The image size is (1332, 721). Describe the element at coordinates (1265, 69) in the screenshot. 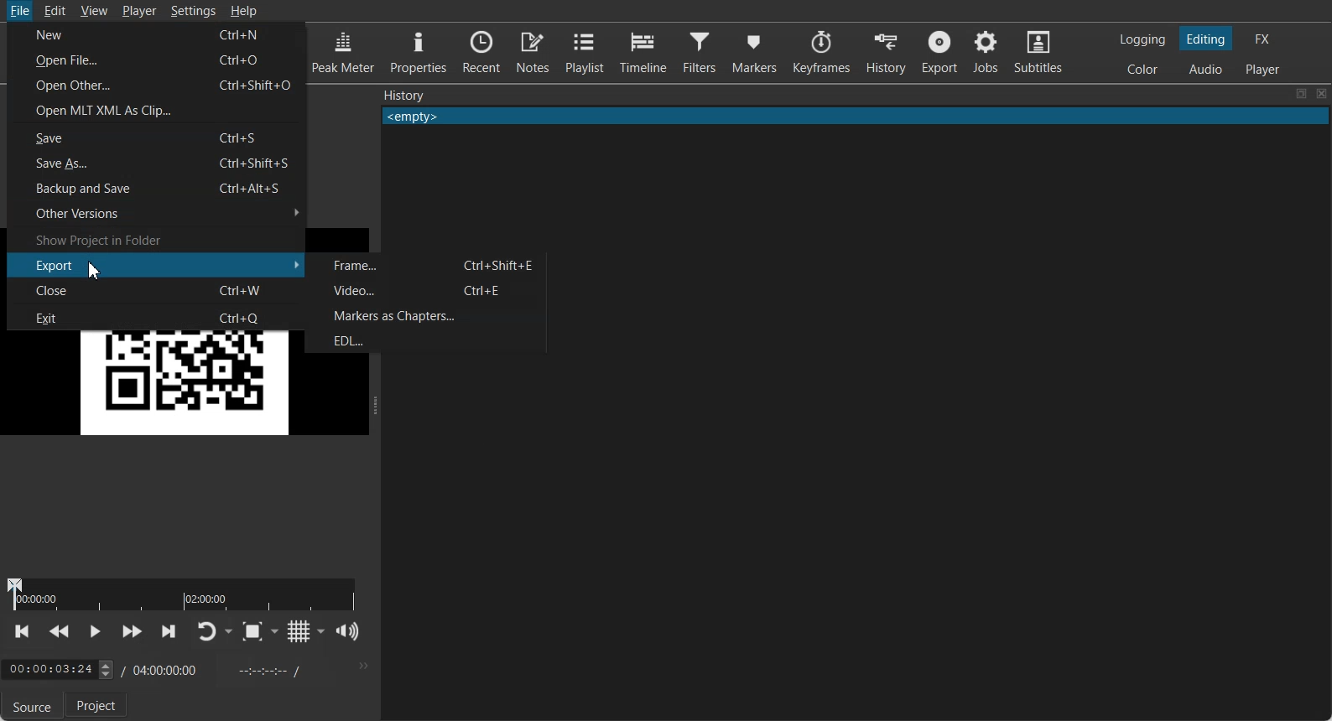

I see `Switching to Player Only Layout` at that location.